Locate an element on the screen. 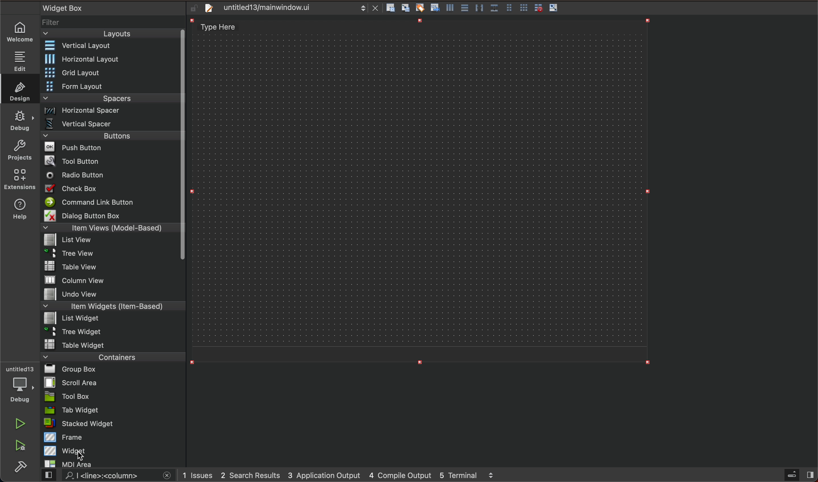 Image resolution: width=818 pixels, height=482 pixels. help is located at coordinates (19, 211).